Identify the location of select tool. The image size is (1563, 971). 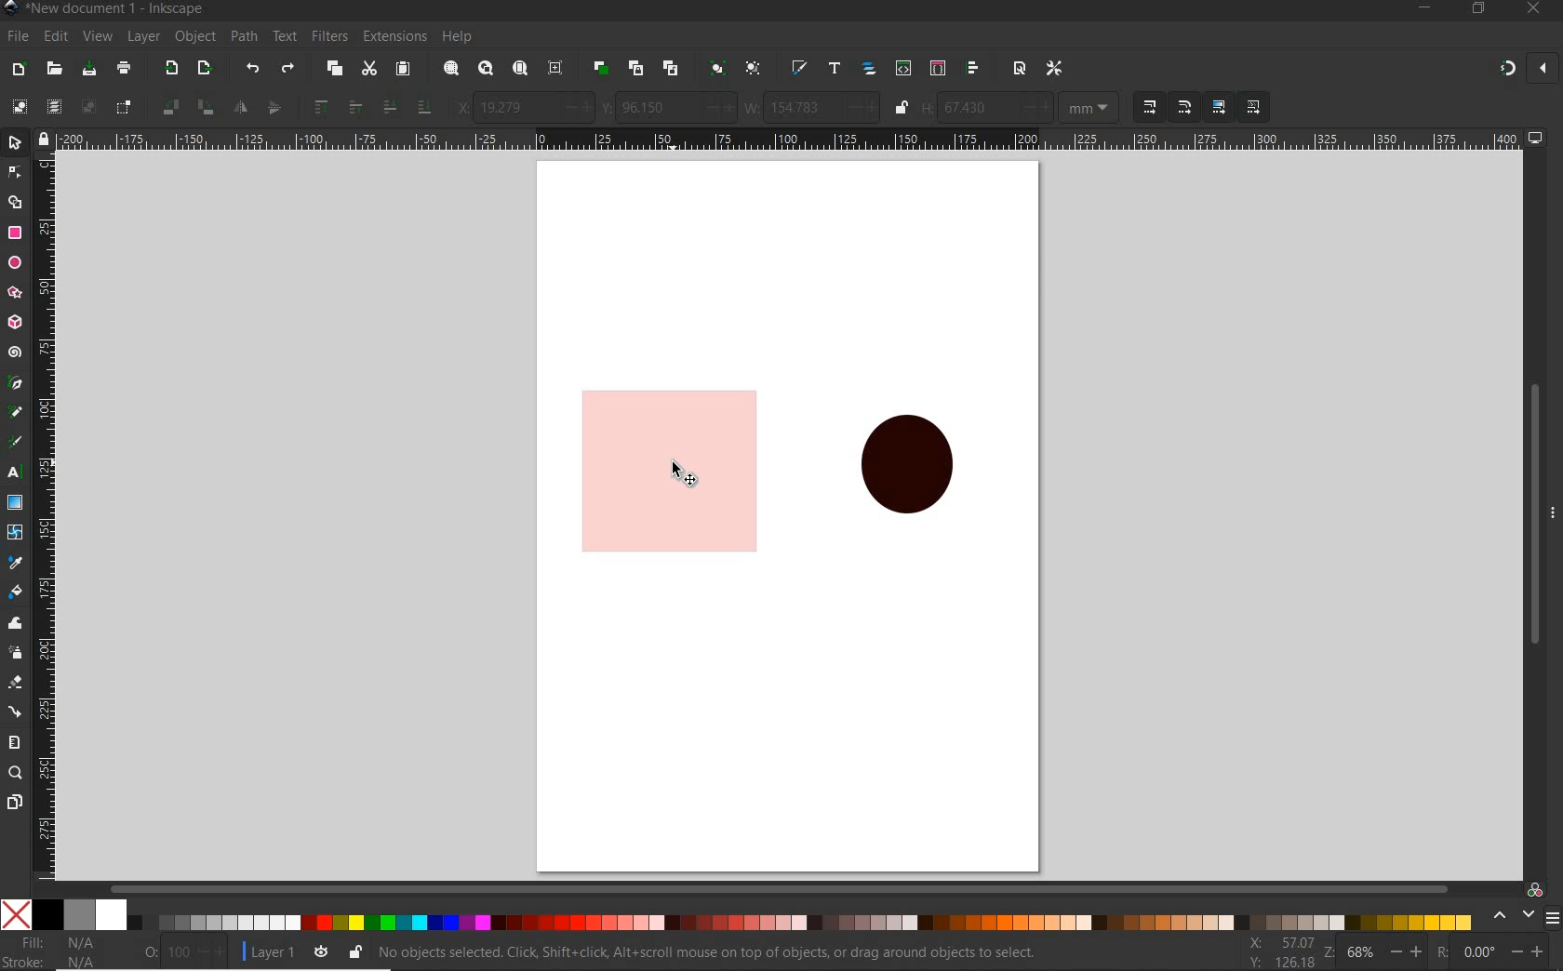
(16, 141).